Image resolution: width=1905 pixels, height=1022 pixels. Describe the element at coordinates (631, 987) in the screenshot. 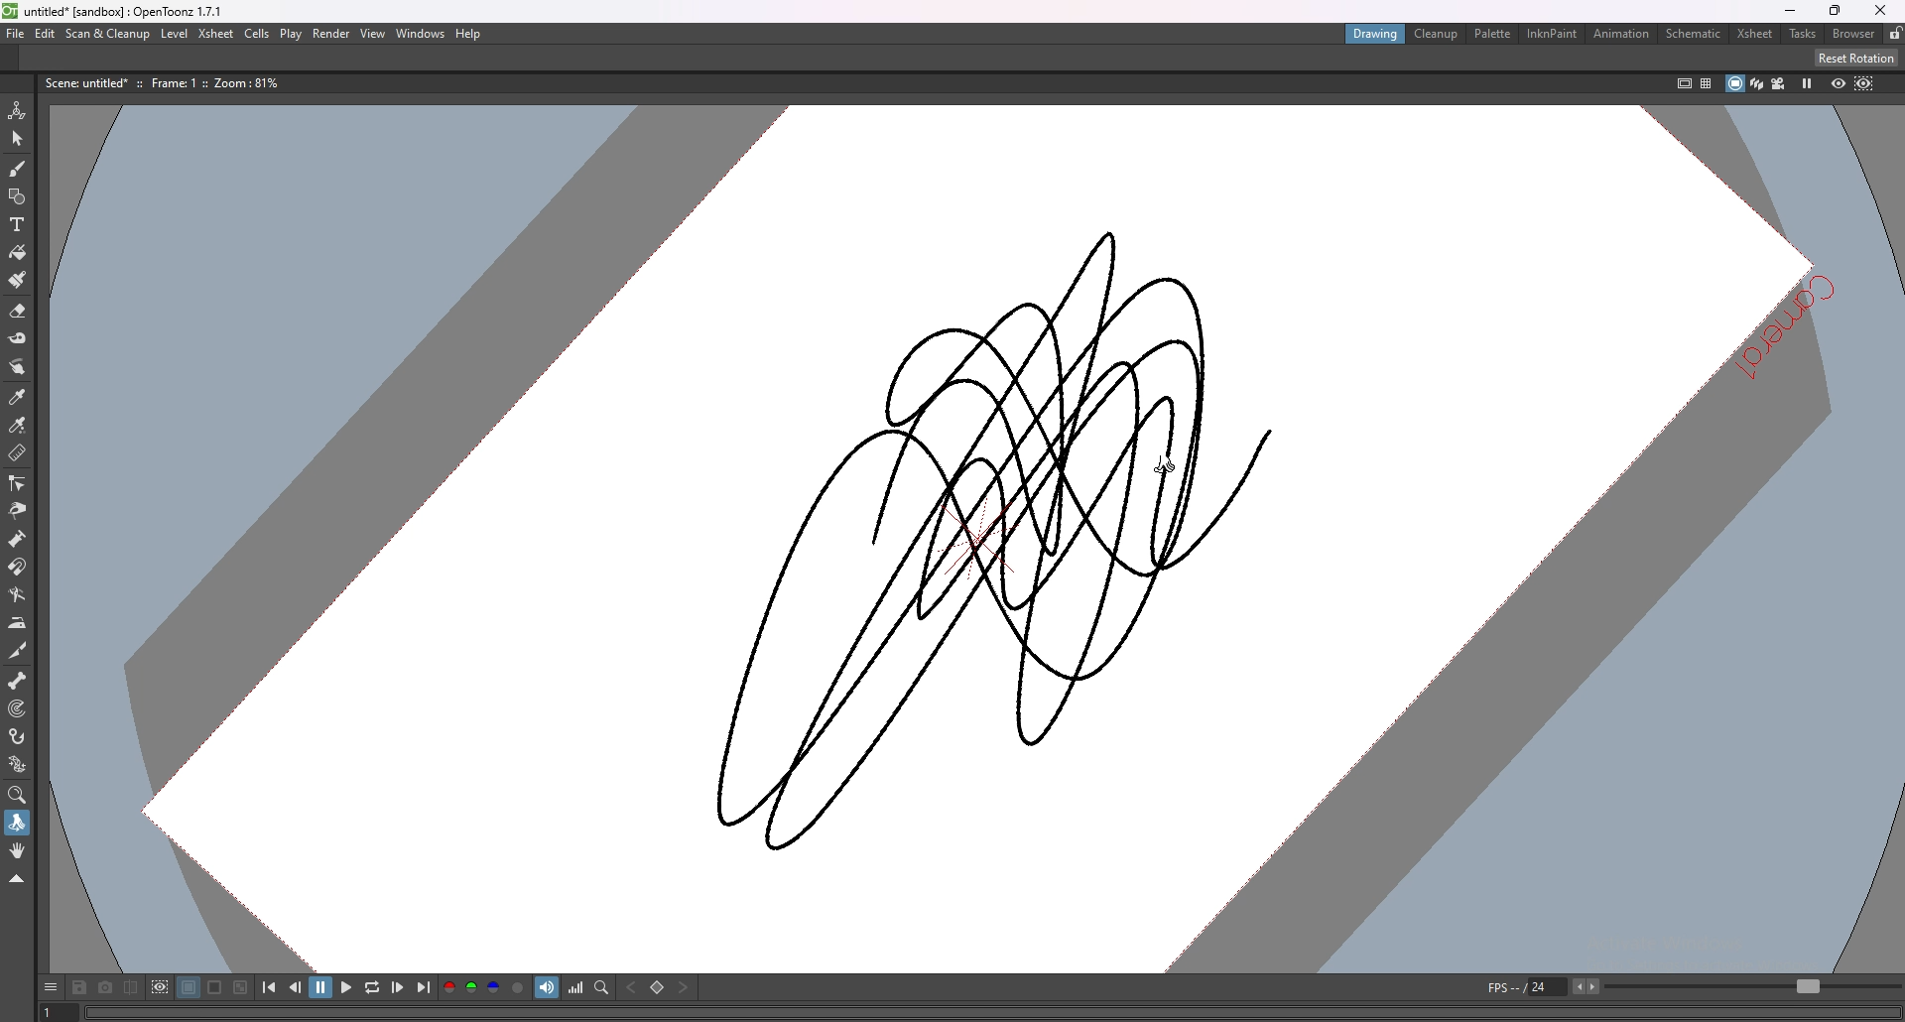

I see `previous key` at that location.